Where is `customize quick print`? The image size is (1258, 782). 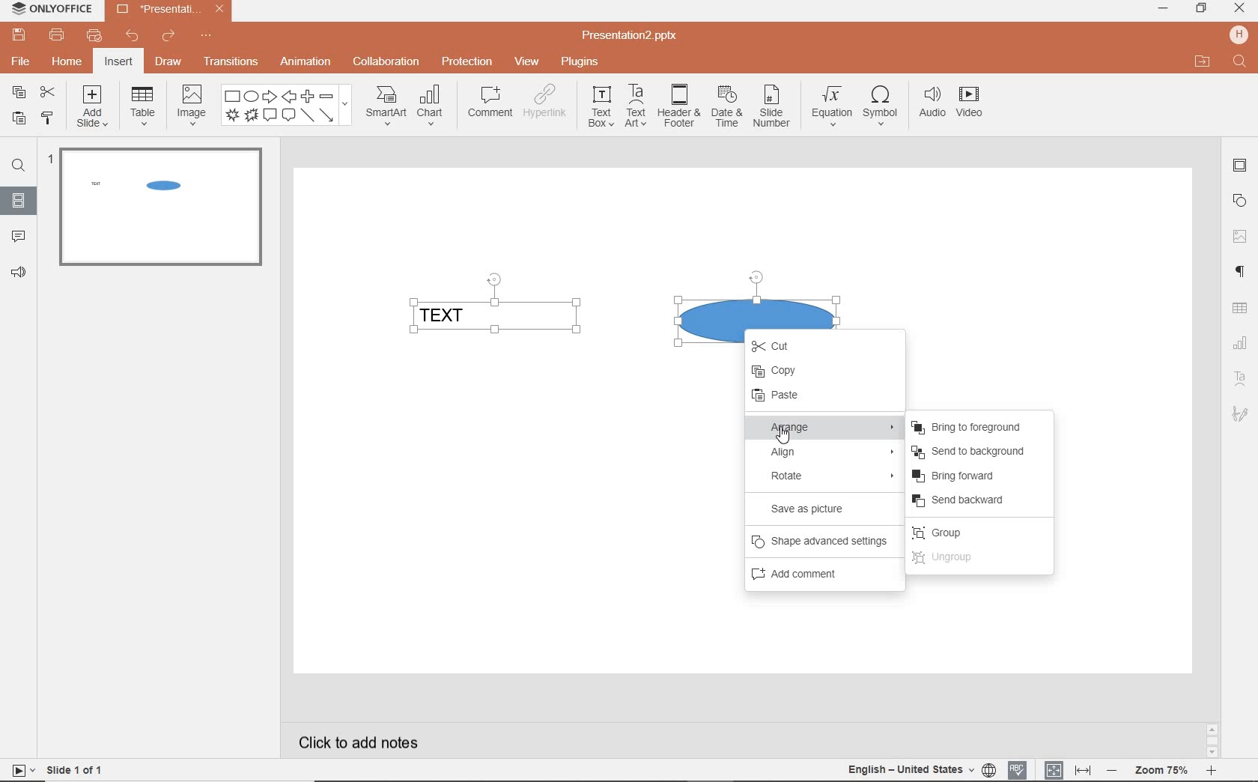
customize quick print is located at coordinates (92, 36).